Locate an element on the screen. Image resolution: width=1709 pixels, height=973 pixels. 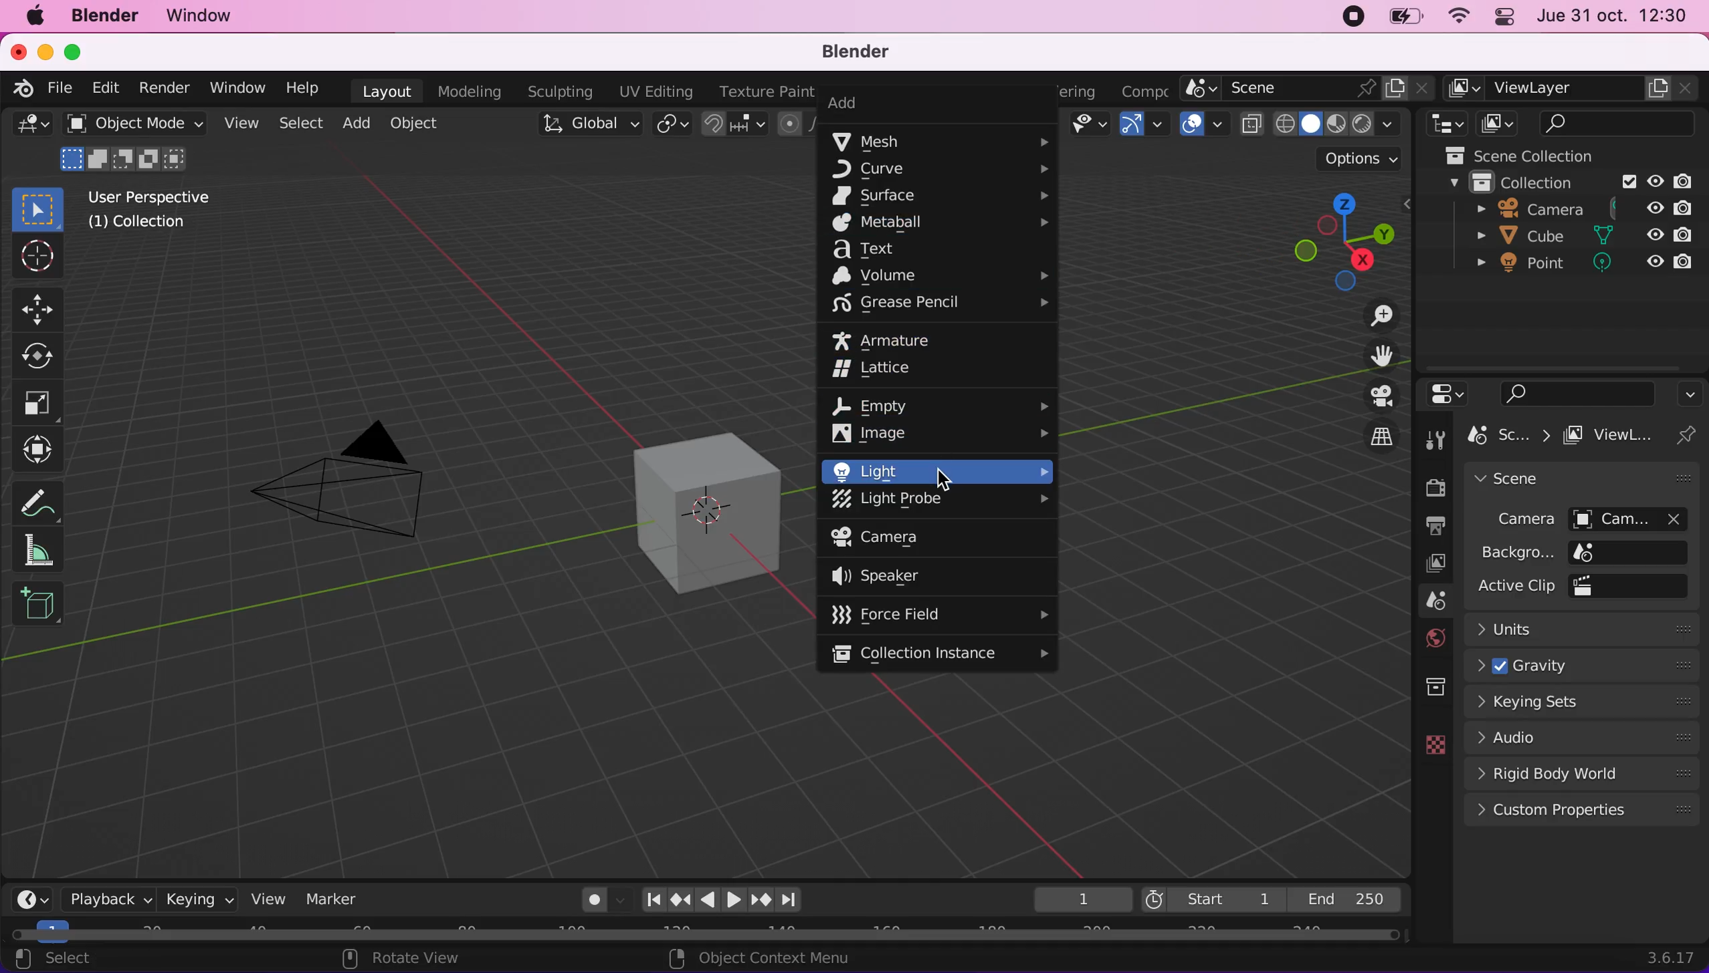
rendering is located at coordinates (1084, 91).